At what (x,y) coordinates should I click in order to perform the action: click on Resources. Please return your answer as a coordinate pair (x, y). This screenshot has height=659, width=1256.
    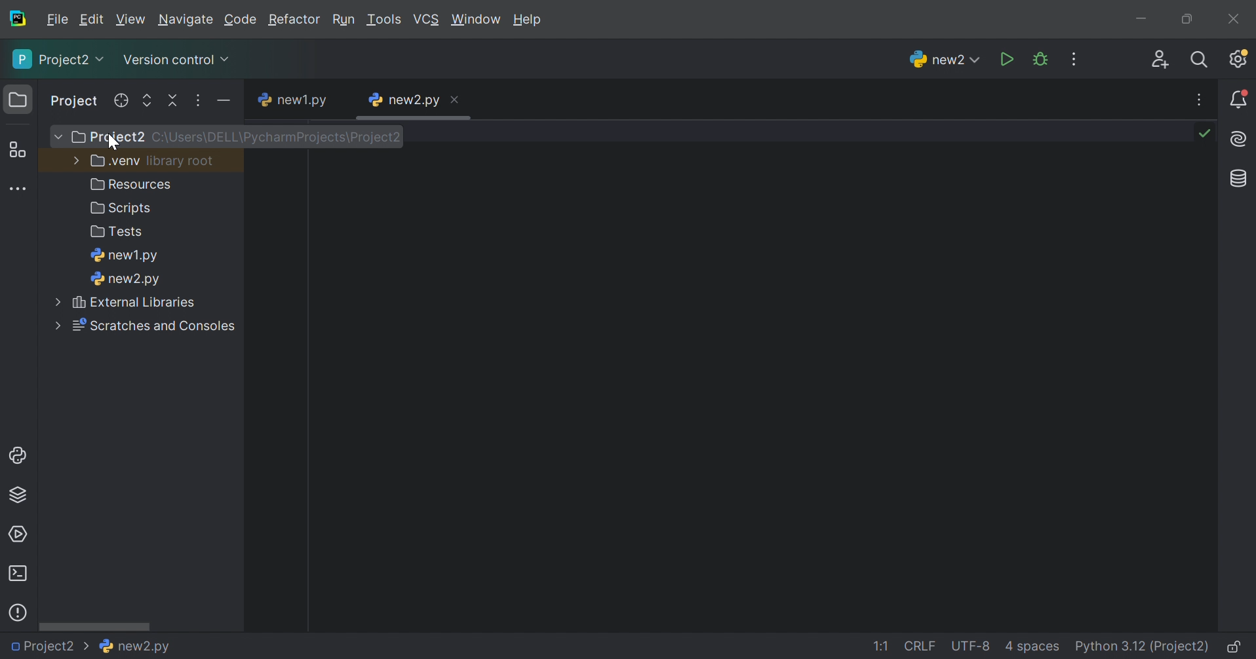
    Looking at the image, I should click on (134, 184).